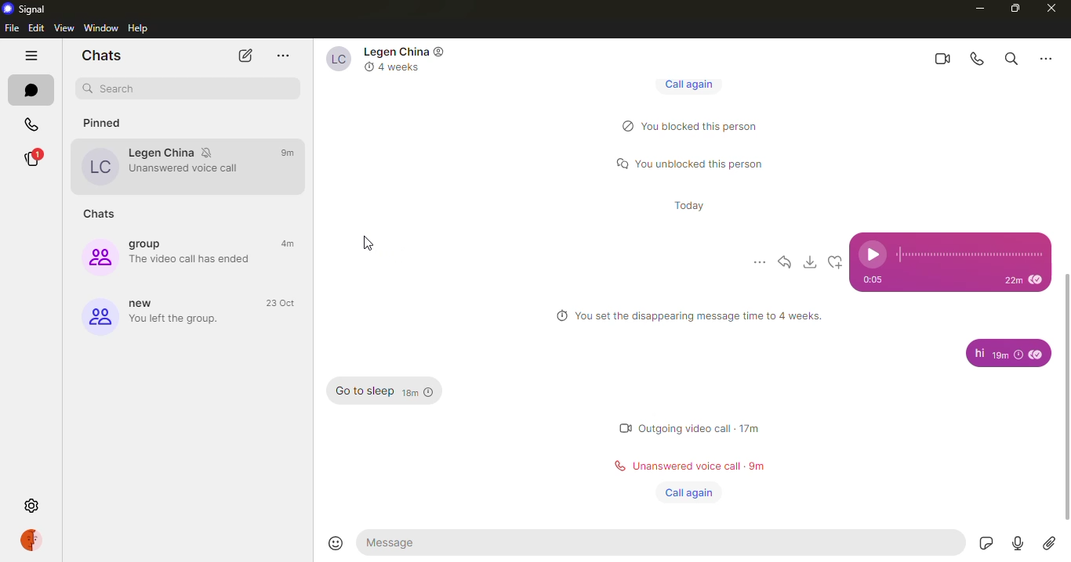 The height and width of the screenshot is (562, 1071). What do you see at coordinates (759, 260) in the screenshot?
I see `option` at bounding box center [759, 260].